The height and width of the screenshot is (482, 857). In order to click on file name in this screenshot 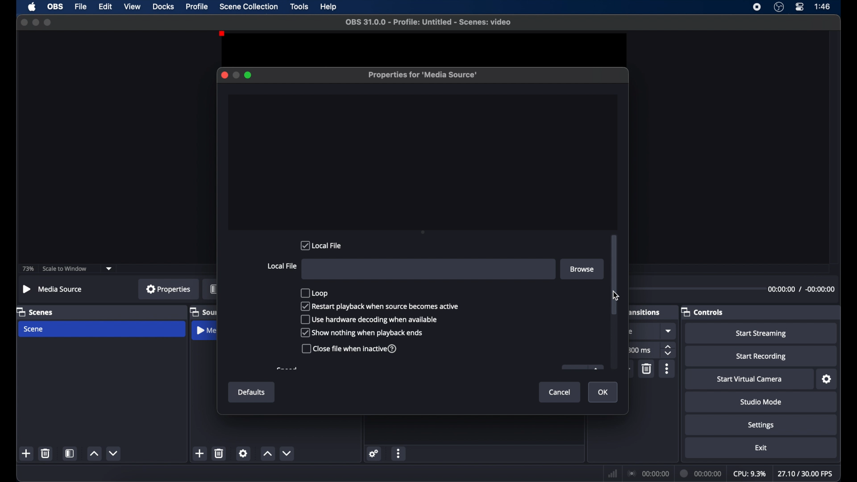, I will do `click(431, 22)`.